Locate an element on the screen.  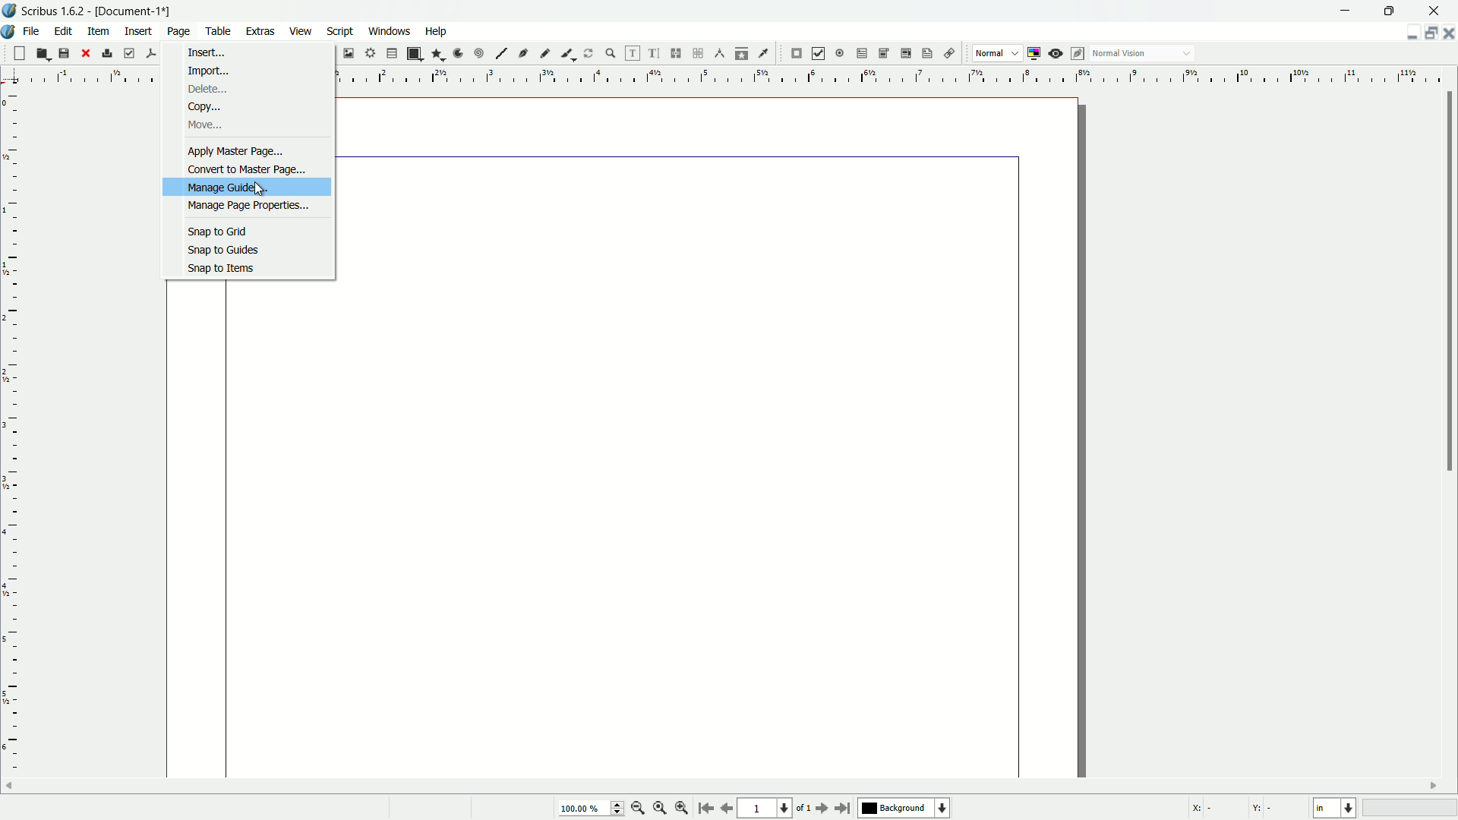
arc is located at coordinates (459, 53).